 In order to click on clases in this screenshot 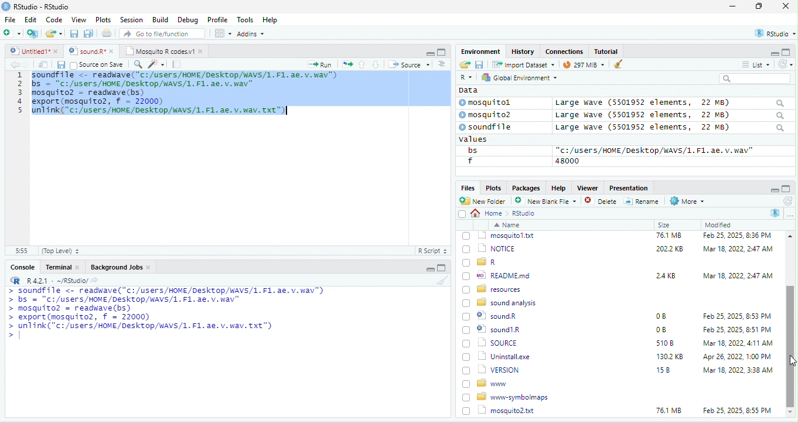, I will do `click(565, 50)`.